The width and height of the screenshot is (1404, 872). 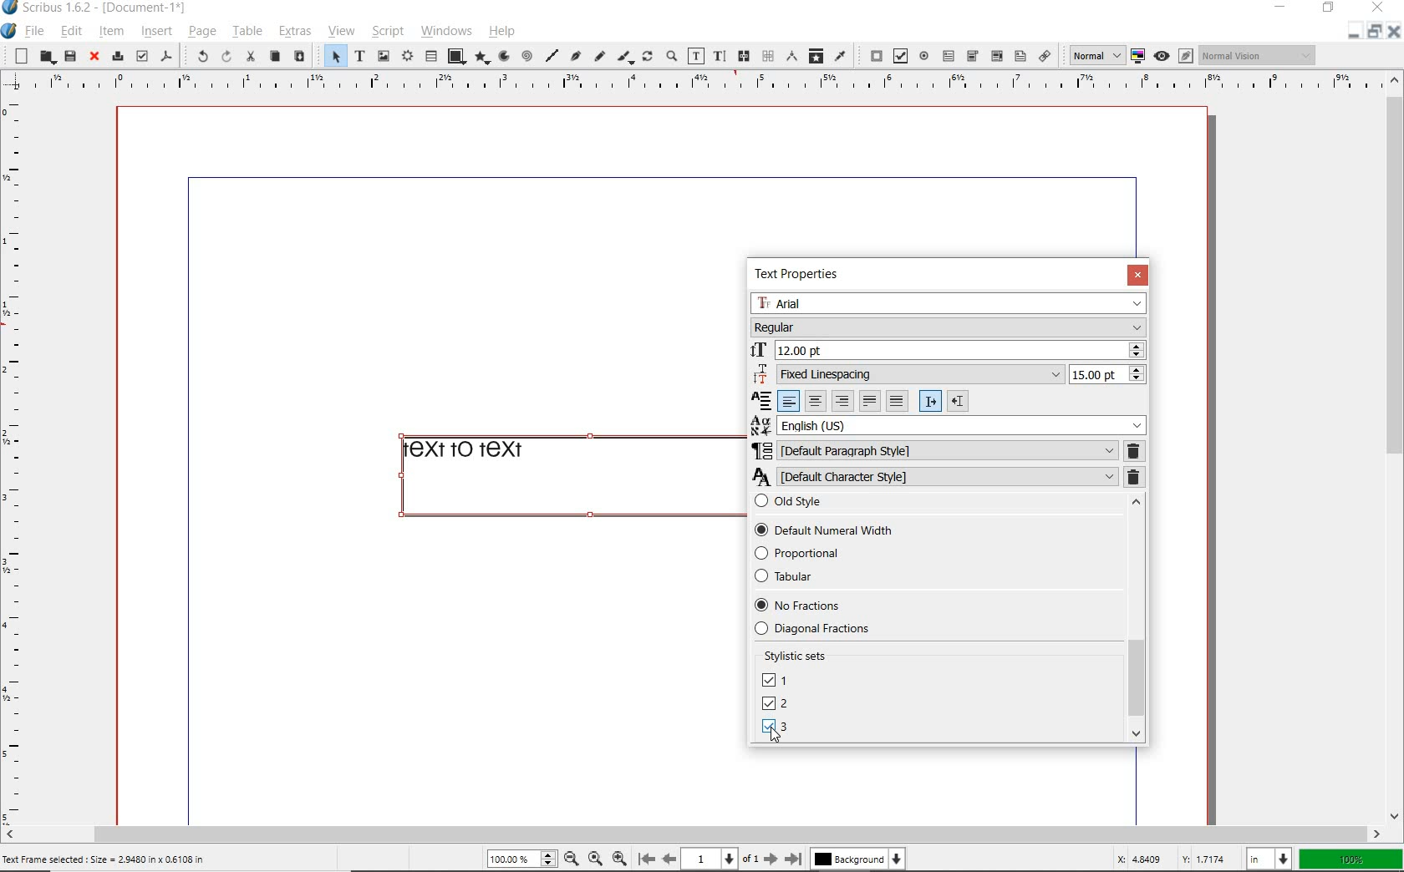 What do you see at coordinates (431, 57) in the screenshot?
I see `table` at bounding box center [431, 57].